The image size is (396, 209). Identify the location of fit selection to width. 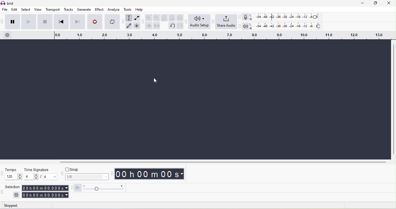
(164, 18).